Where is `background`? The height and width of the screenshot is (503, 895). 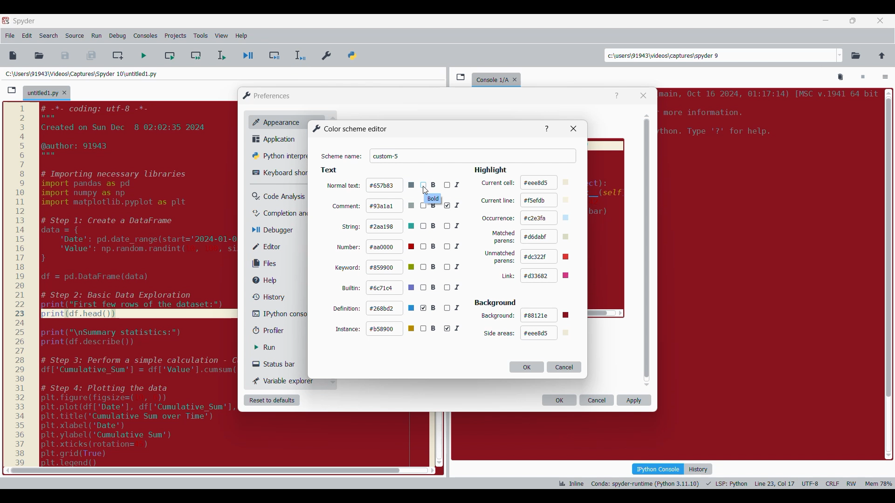
background is located at coordinates (498, 316).